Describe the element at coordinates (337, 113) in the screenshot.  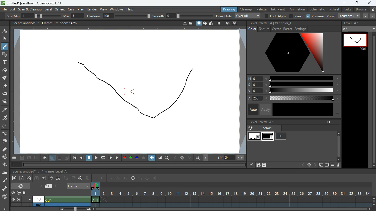
I see `menu` at that location.